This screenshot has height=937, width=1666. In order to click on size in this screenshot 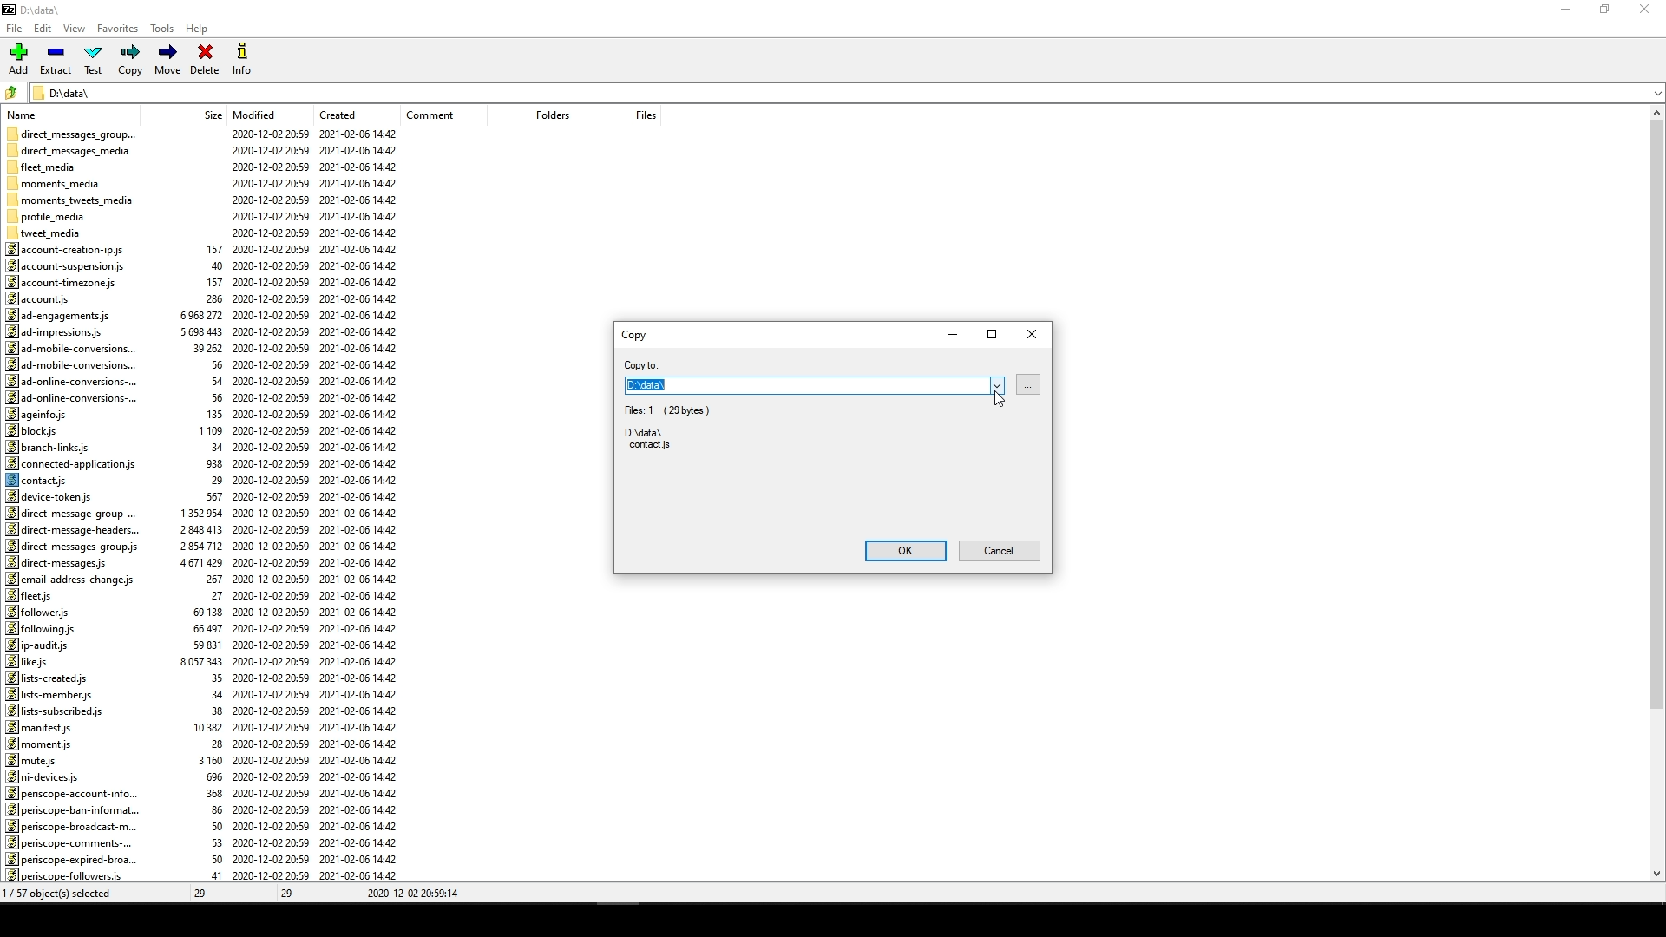, I will do `click(207, 115)`.